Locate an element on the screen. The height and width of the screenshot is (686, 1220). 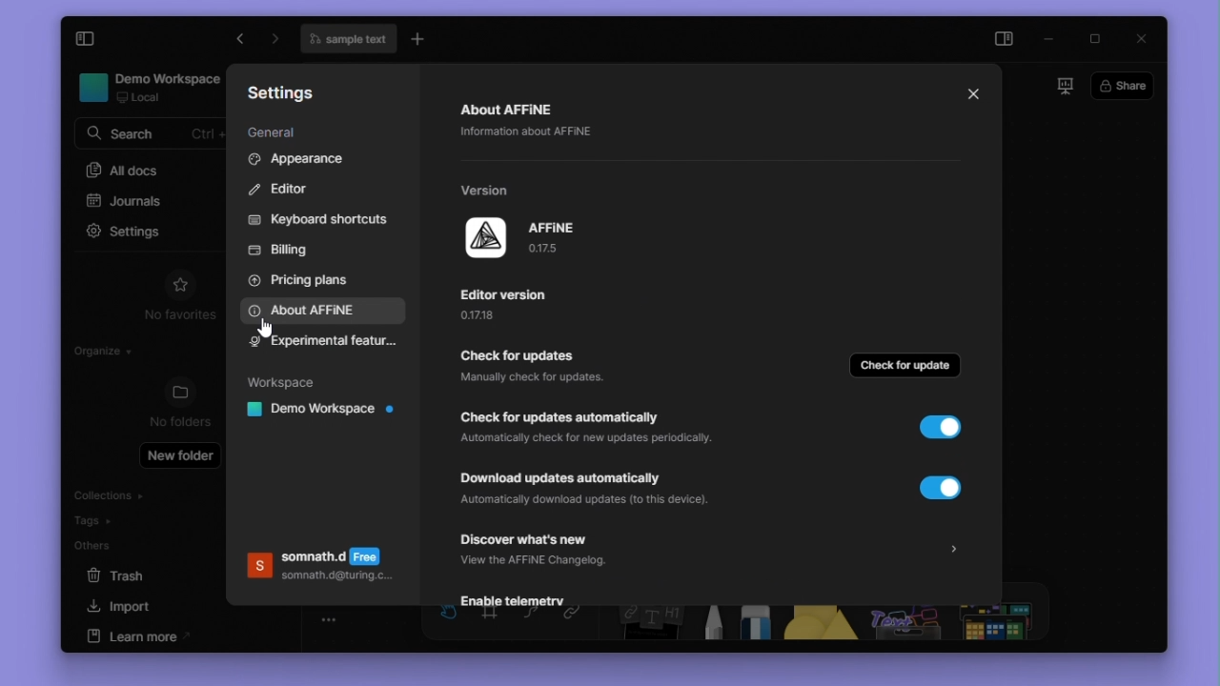
side panel is located at coordinates (1007, 38).